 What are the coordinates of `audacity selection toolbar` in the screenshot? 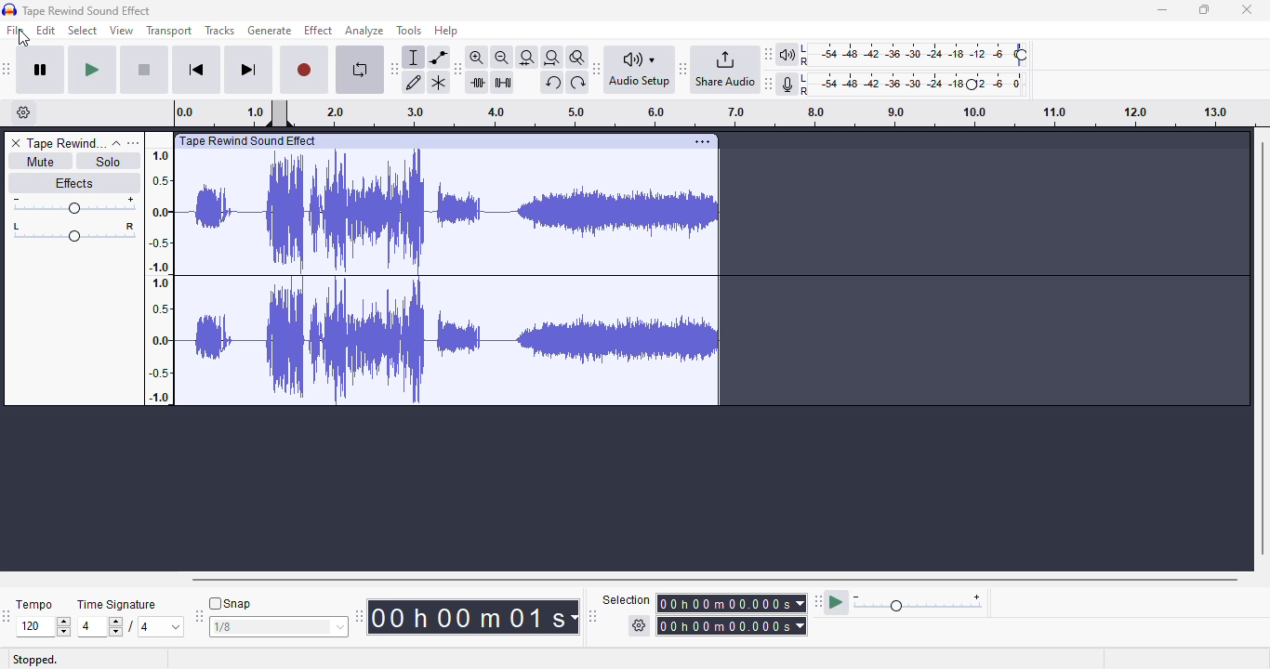 It's located at (698, 613).